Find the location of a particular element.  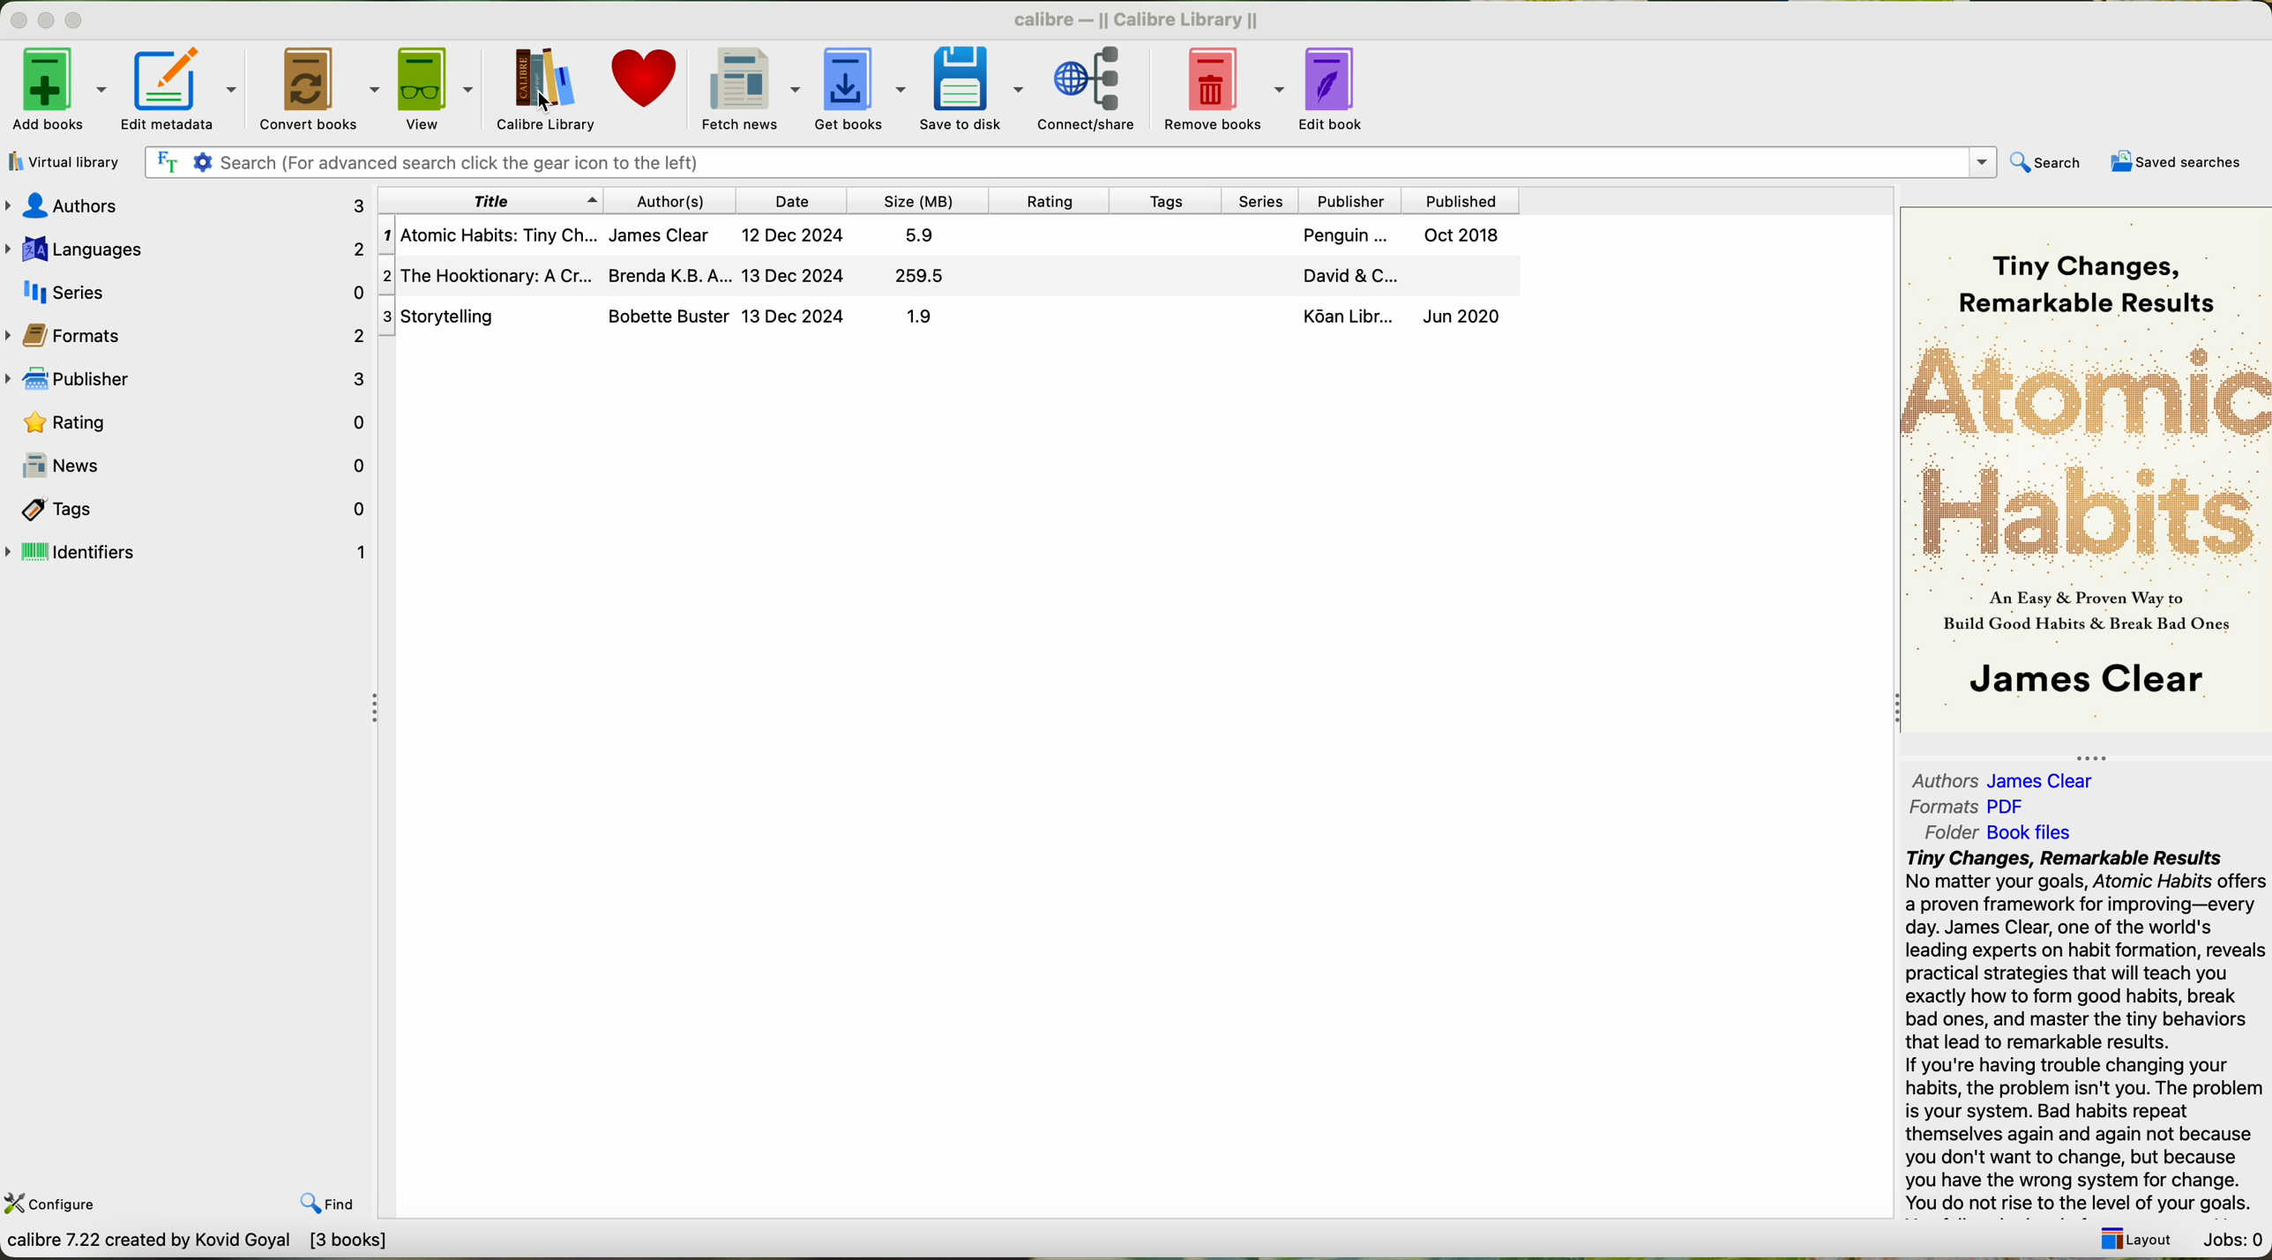

connect/share is located at coordinates (1089, 88).